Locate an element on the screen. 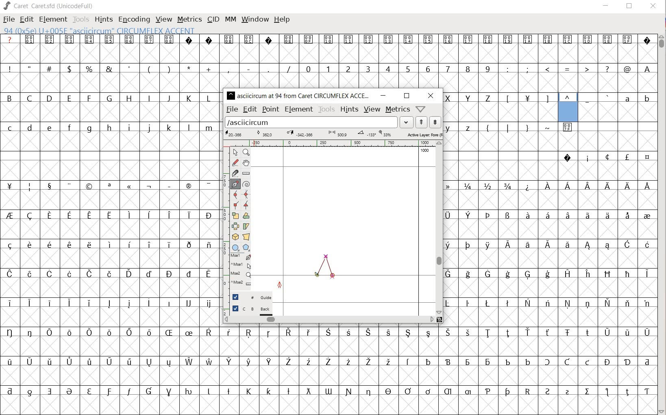 The image size is (666, 415). CID is located at coordinates (213, 19).